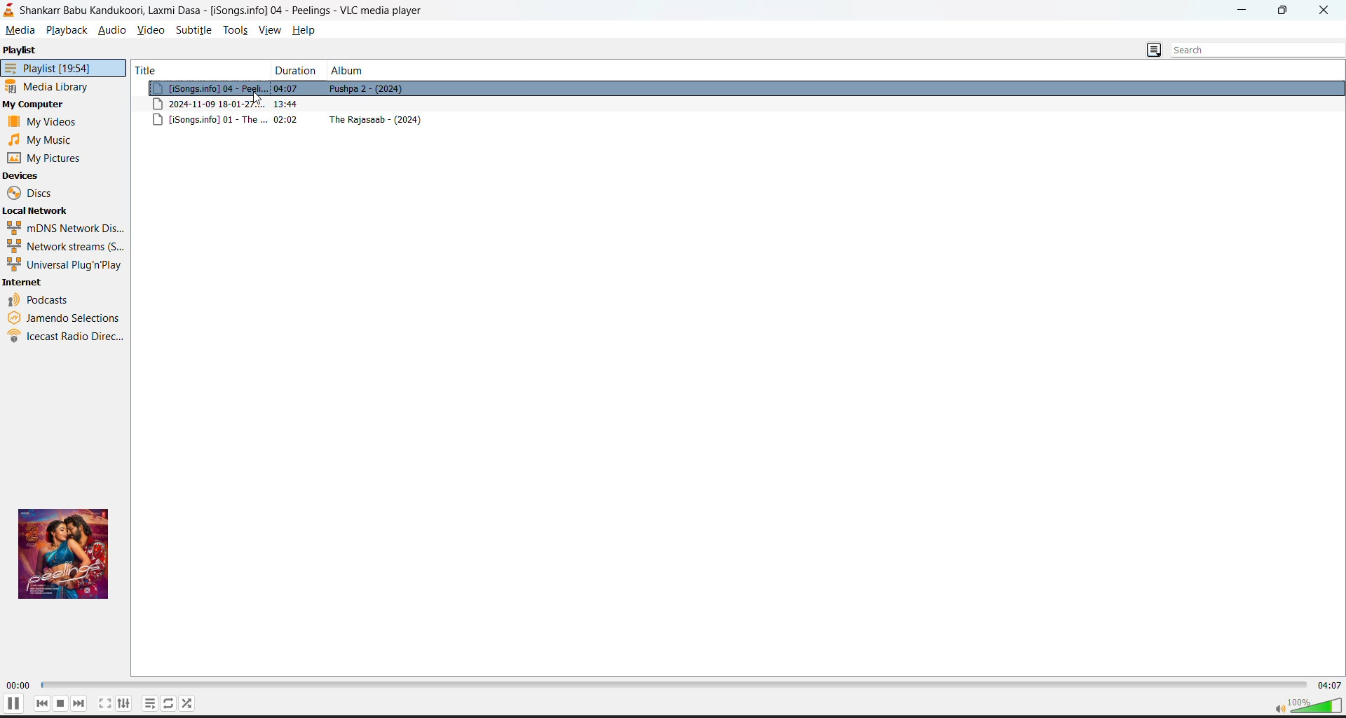 The height and width of the screenshot is (718, 1346). Describe the element at coordinates (63, 67) in the screenshot. I see `playlist` at that location.